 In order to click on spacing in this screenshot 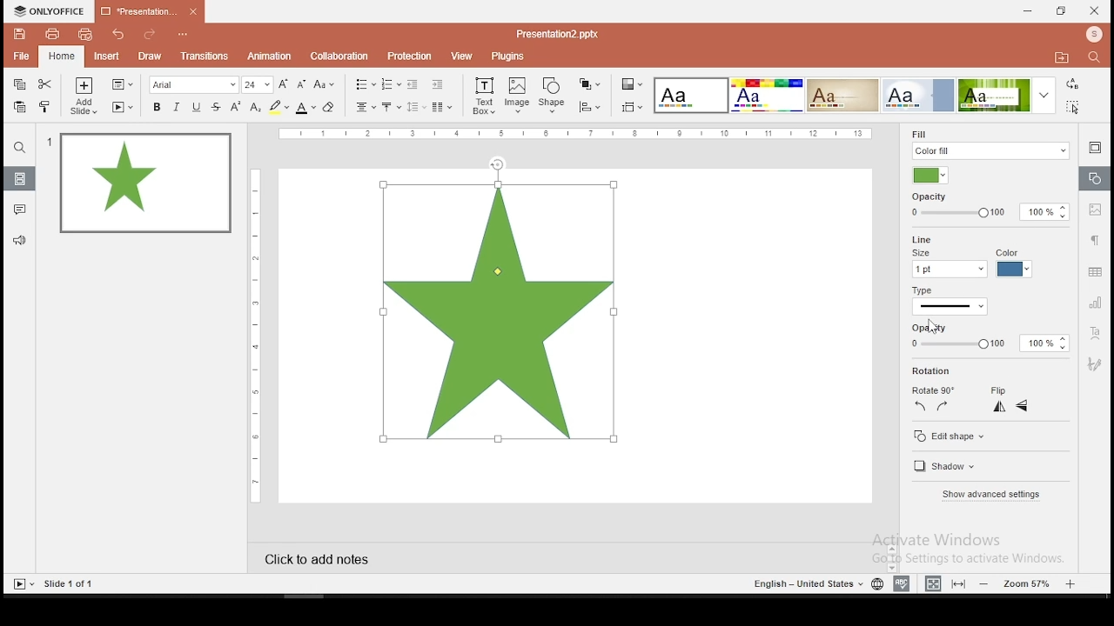, I will do `click(415, 107)`.